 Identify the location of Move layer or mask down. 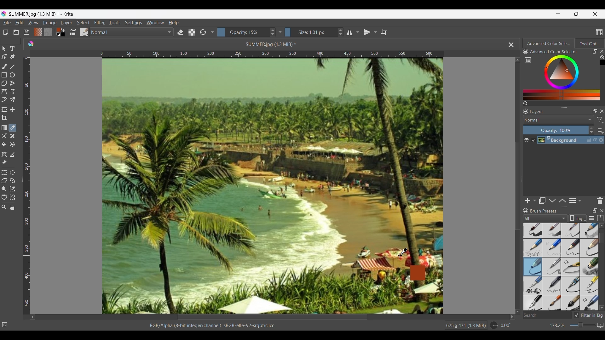
(552, 201).